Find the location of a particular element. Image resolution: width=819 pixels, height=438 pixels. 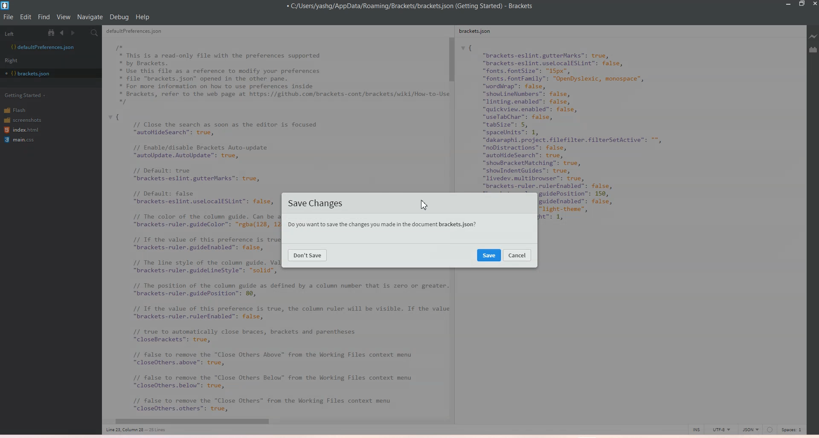

main.css is located at coordinates (21, 141).